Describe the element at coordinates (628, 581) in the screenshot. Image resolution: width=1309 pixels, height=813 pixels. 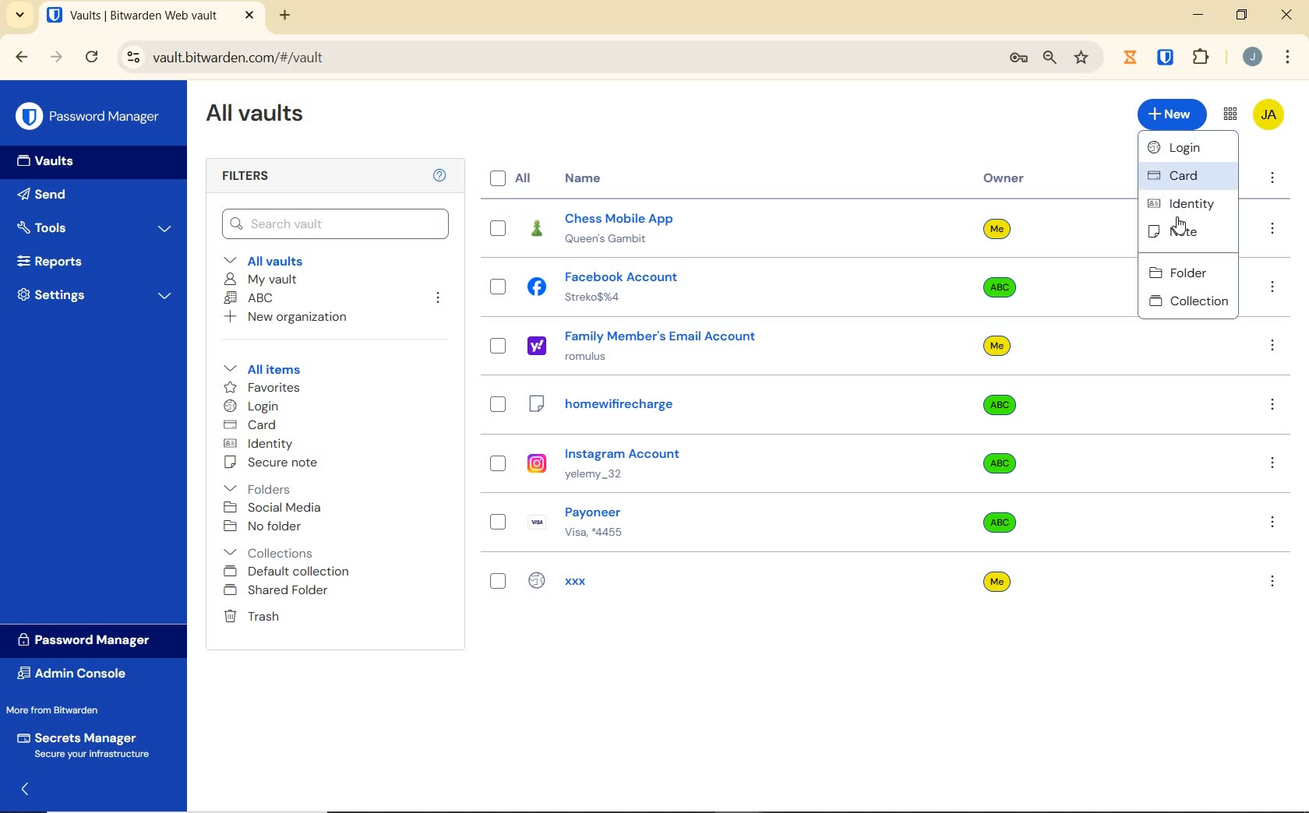
I see `xxx` at that location.